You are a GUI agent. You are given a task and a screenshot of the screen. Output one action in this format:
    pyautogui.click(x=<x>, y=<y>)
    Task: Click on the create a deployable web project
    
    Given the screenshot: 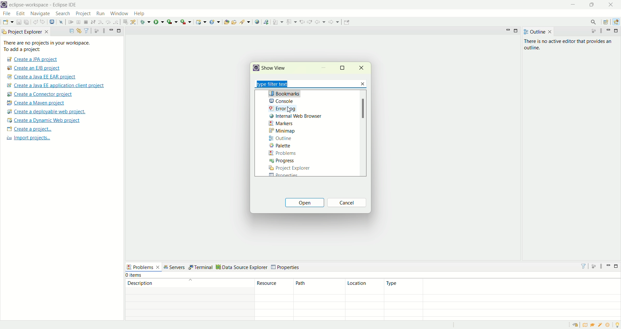 What is the action you would take?
    pyautogui.click(x=47, y=112)
    